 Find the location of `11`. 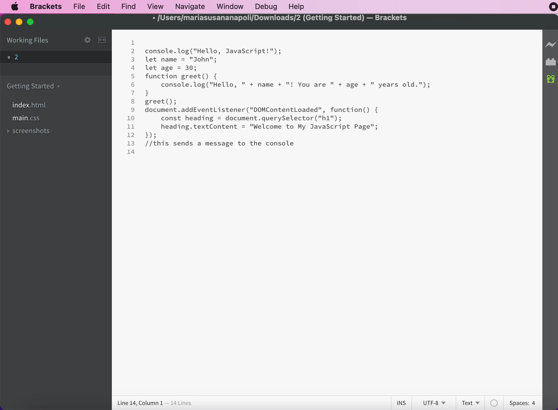

11 is located at coordinates (131, 127).